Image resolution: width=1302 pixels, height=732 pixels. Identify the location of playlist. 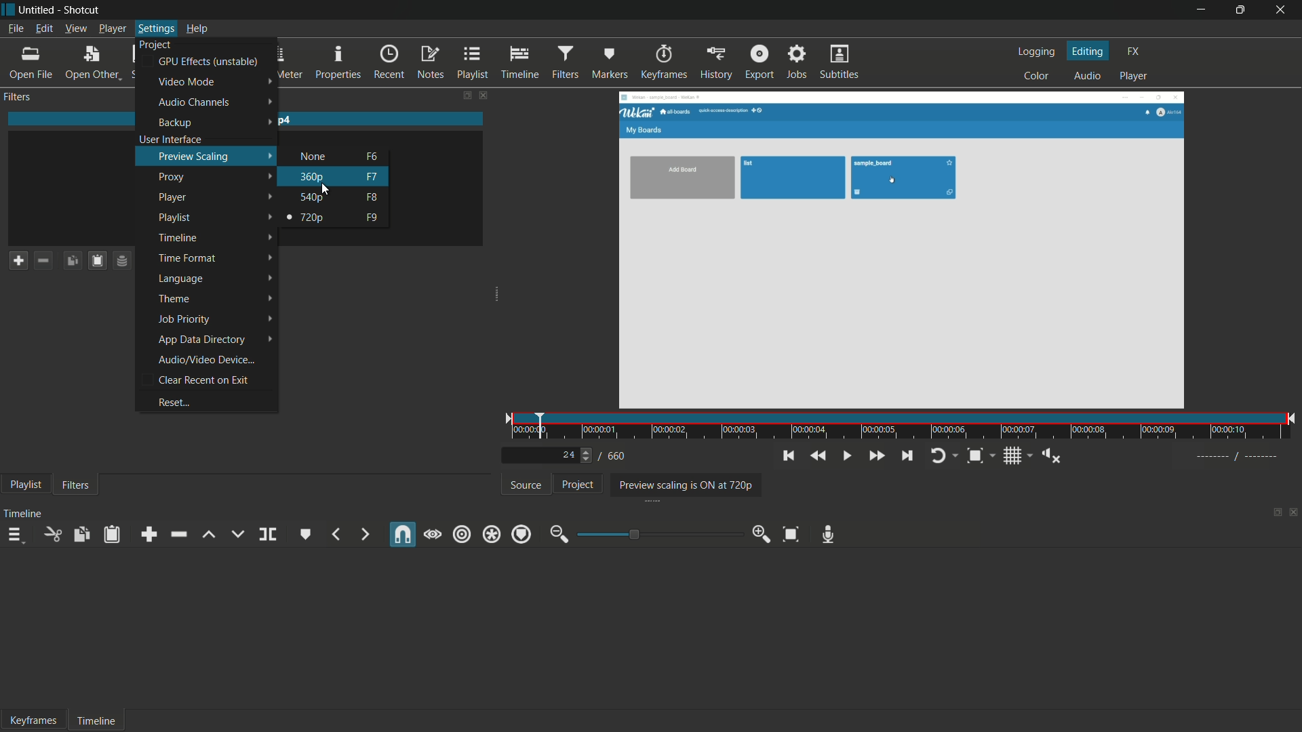
(473, 62).